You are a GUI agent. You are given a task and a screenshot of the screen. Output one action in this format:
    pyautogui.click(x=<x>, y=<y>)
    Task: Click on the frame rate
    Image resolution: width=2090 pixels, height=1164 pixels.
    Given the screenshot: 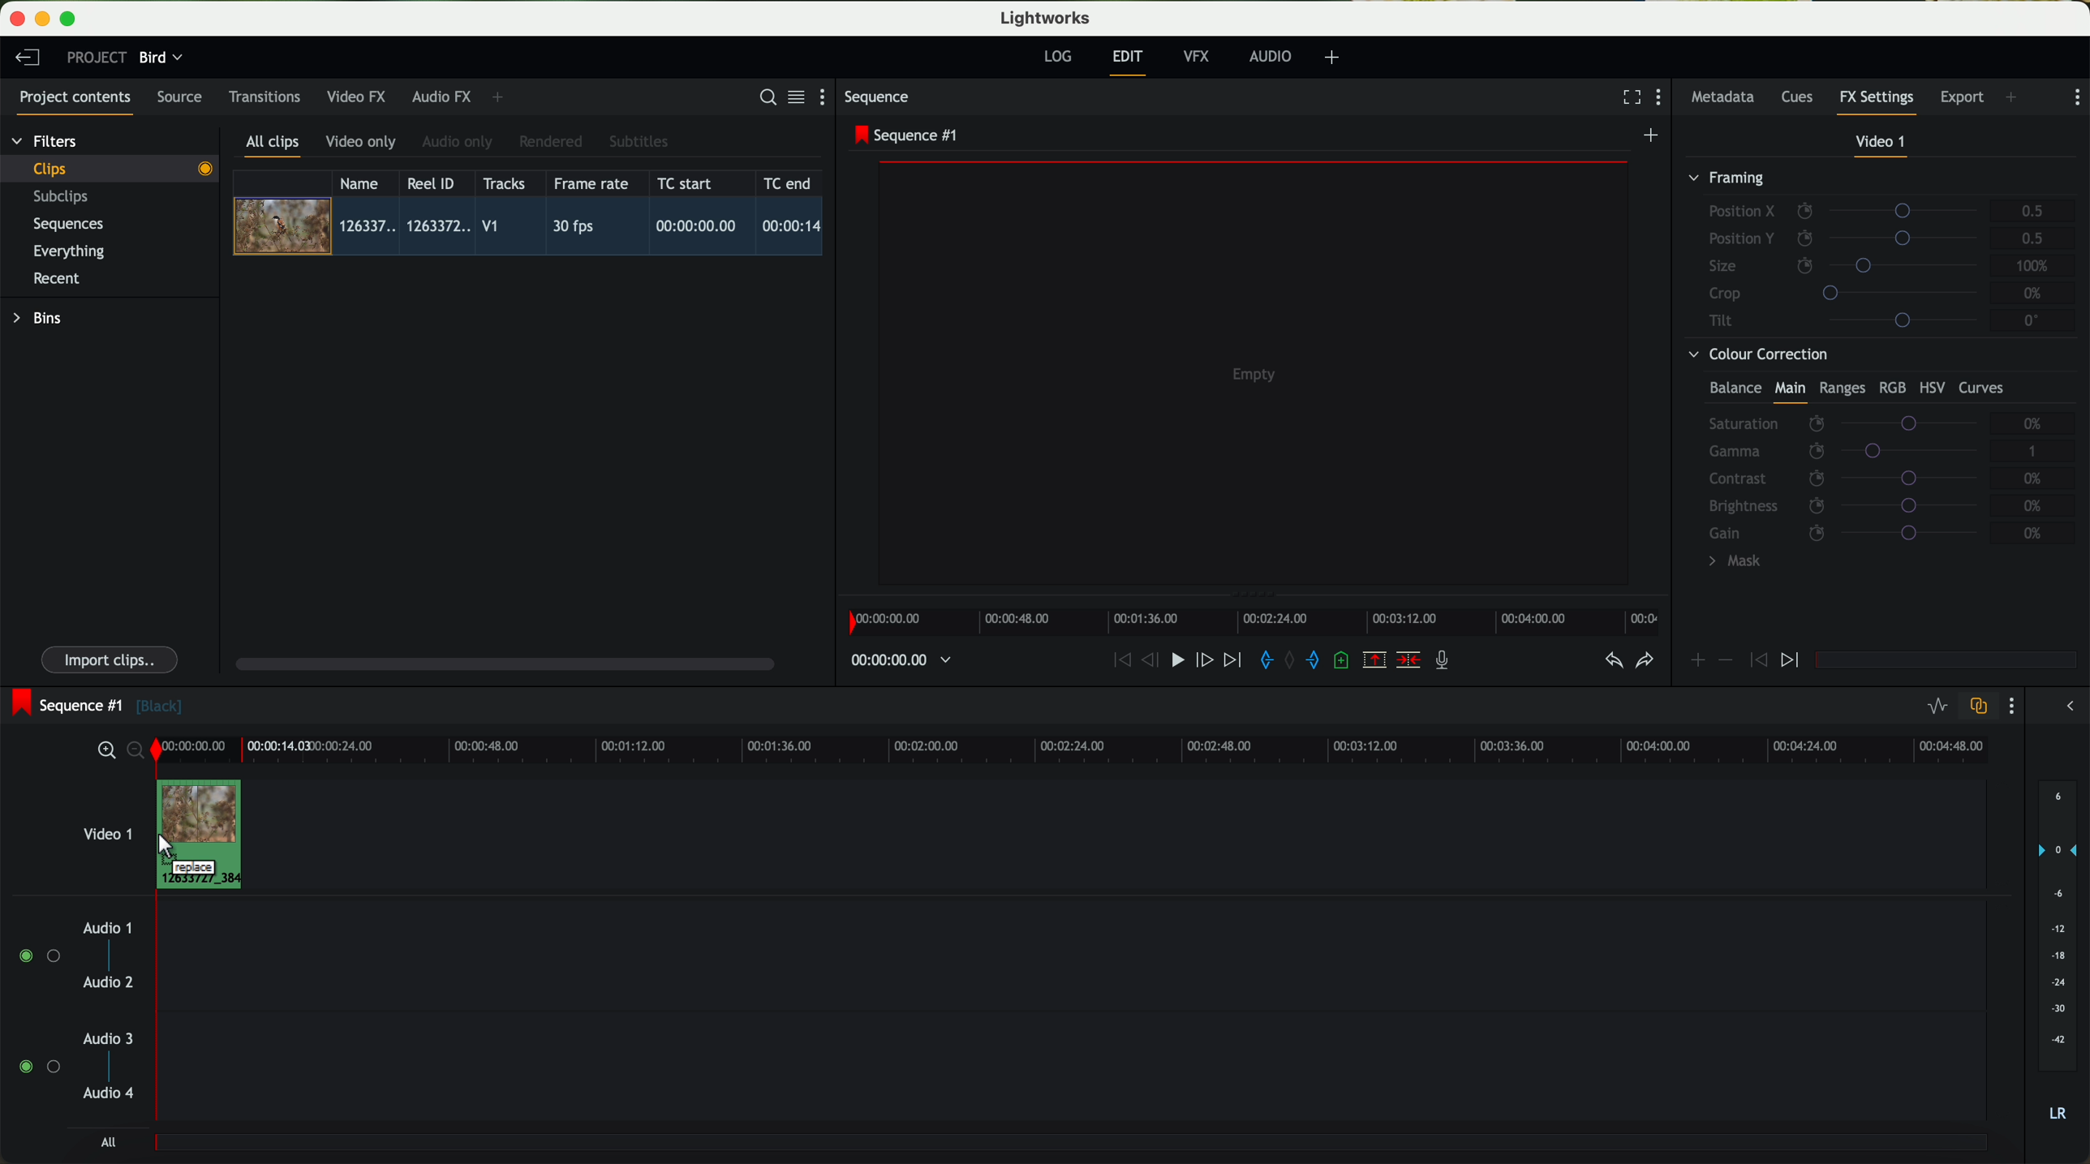 What is the action you would take?
    pyautogui.click(x=591, y=184)
    